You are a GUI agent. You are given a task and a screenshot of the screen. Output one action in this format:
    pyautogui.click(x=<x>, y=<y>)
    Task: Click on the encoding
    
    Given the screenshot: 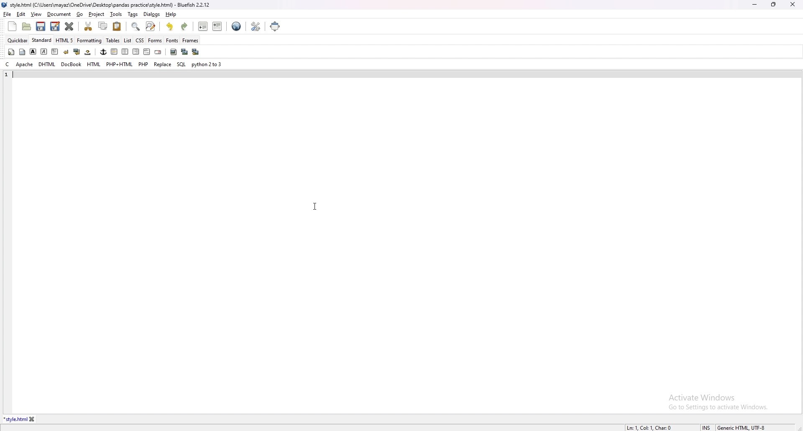 What is the action you would take?
    pyautogui.click(x=742, y=428)
    